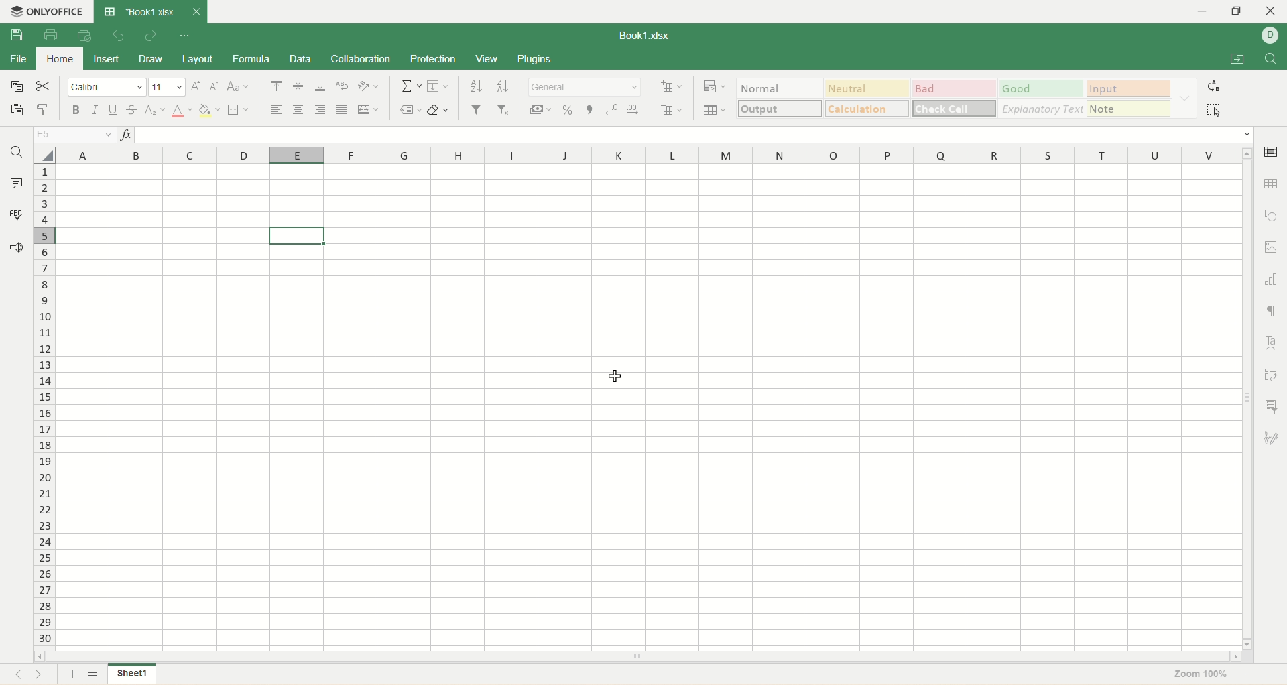  Describe the element at coordinates (17, 216) in the screenshot. I see `spell check` at that location.